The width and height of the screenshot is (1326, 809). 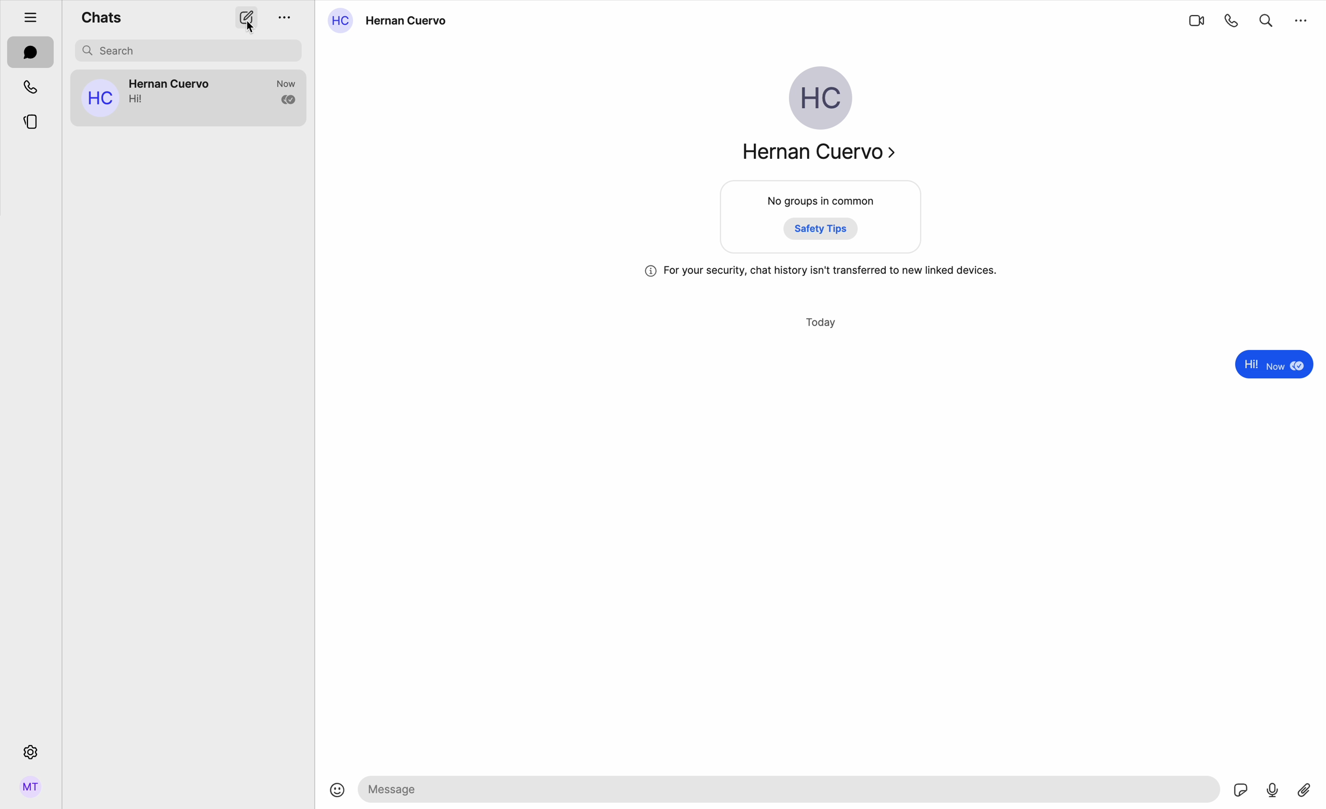 I want to click on search bar, so click(x=188, y=48).